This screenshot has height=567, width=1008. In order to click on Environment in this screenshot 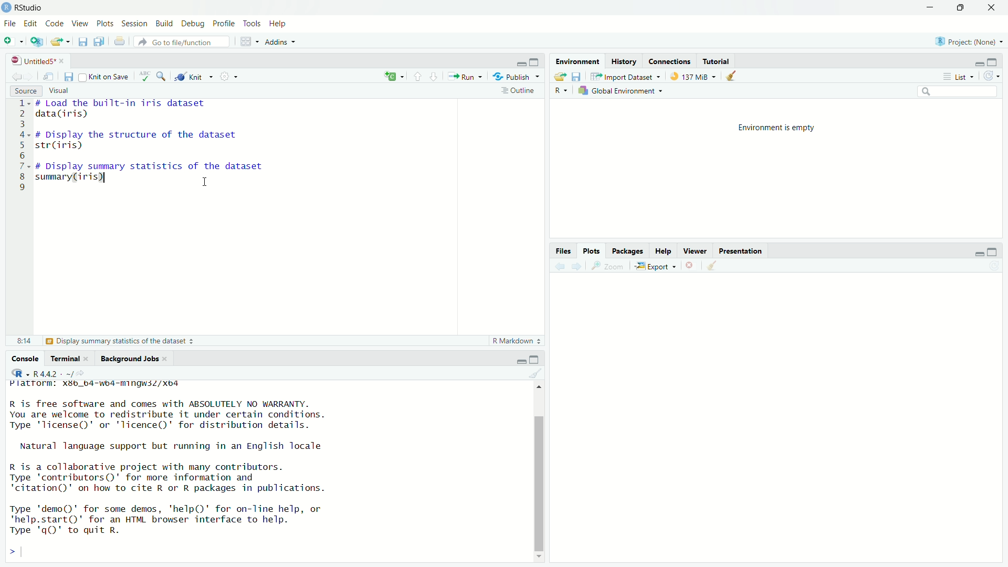, I will do `click(577, 62)`.